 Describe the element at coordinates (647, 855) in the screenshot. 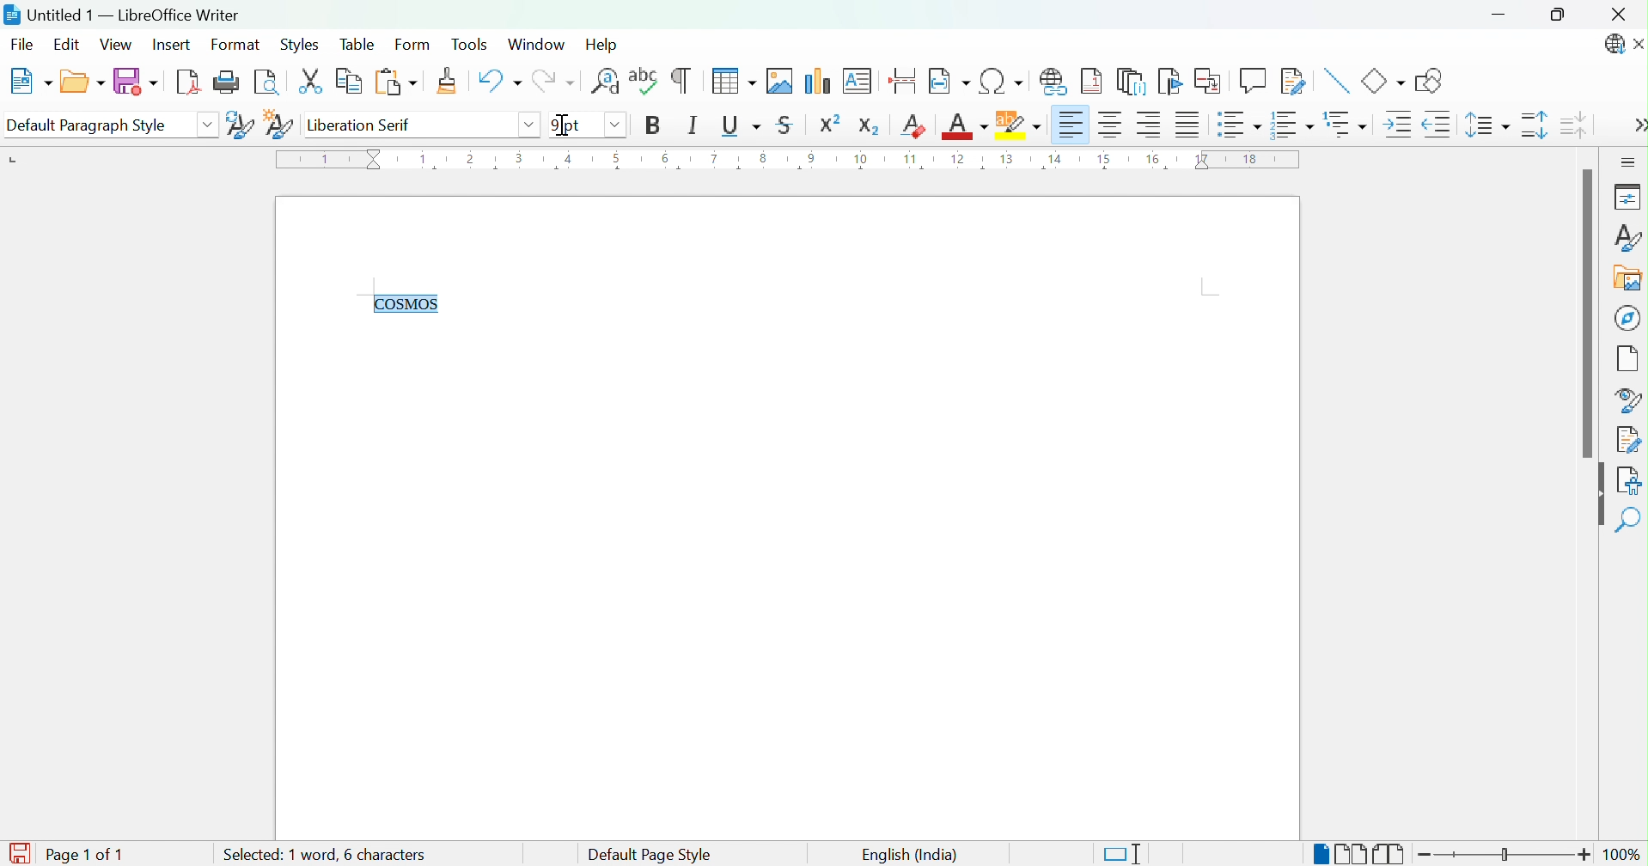

I see `Default page style` at that location.